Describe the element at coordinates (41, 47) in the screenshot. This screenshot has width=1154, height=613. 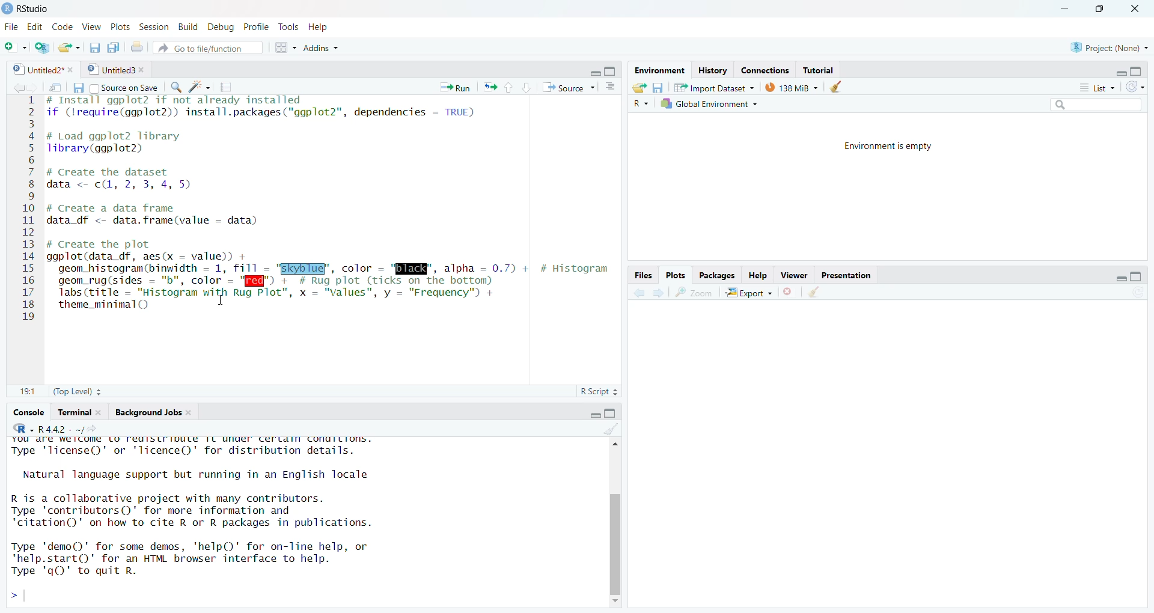
I see `create project` at that location.